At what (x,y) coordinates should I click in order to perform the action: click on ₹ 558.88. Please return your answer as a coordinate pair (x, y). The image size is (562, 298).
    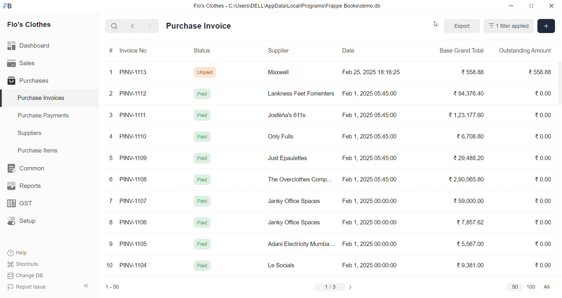
    Looking at the image, I should click on (471, 72).